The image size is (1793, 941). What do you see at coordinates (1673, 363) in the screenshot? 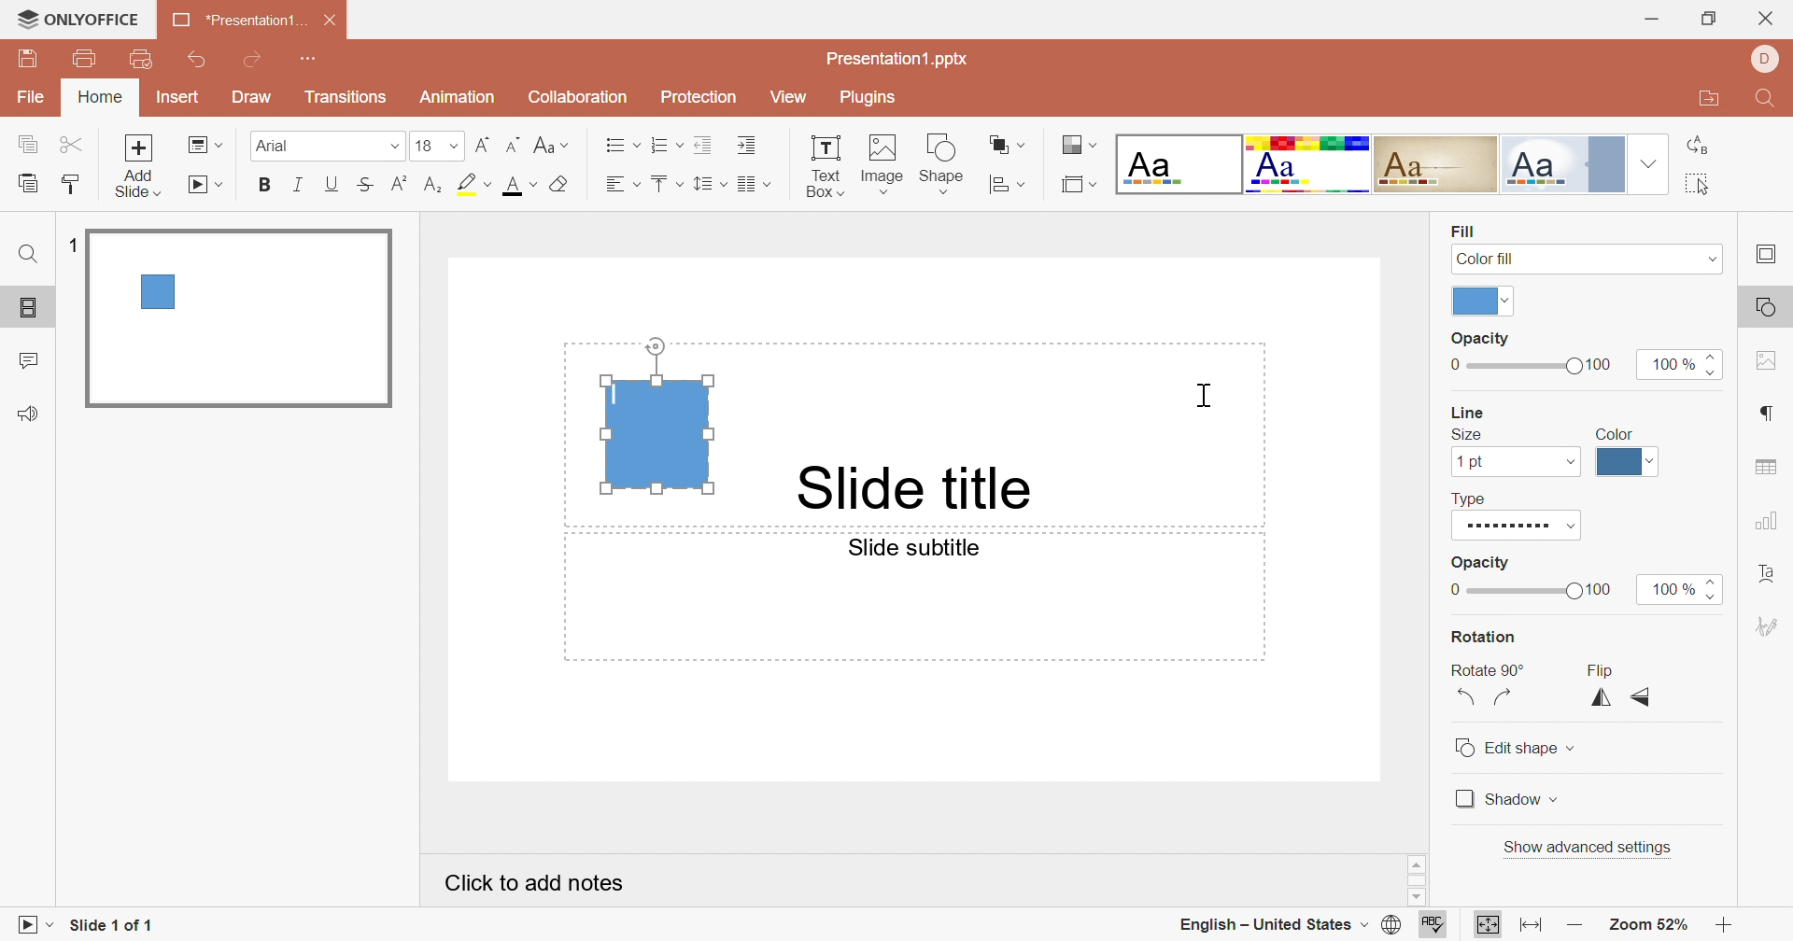
I see `100%` at bounding box center [1673, 363].